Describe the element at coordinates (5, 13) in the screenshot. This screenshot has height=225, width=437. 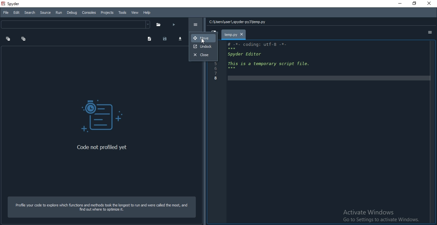
I see `File ` at that location.